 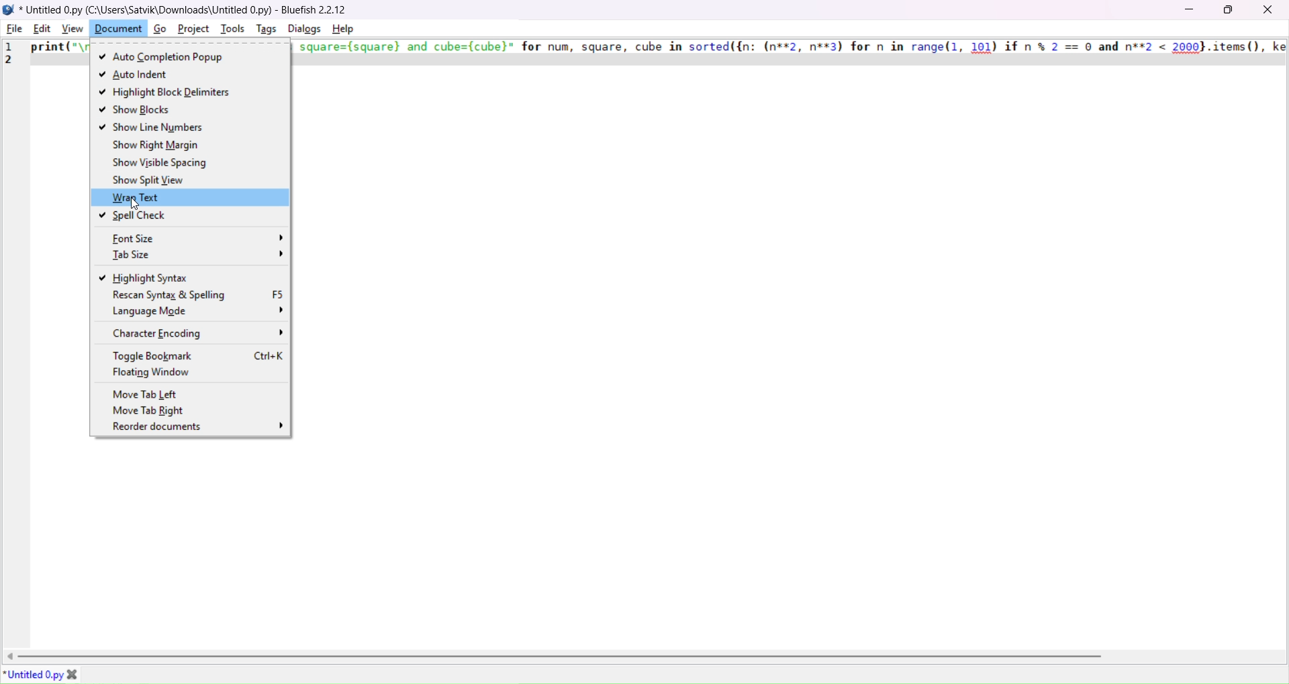 I want to click on view, so click(x=71, y=28).